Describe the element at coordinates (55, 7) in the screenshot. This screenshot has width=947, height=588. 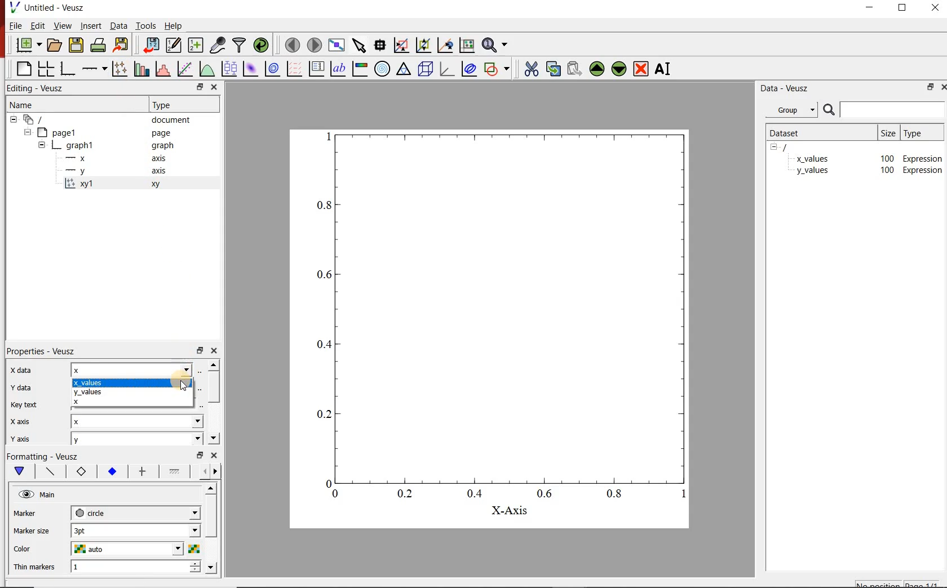
I see `Untitled - Veusz` at that location.